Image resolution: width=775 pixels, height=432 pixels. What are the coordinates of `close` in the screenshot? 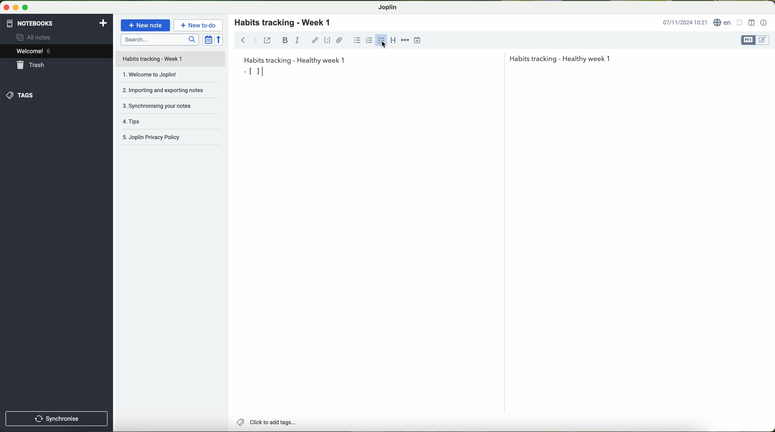 It's located at (5, 6).